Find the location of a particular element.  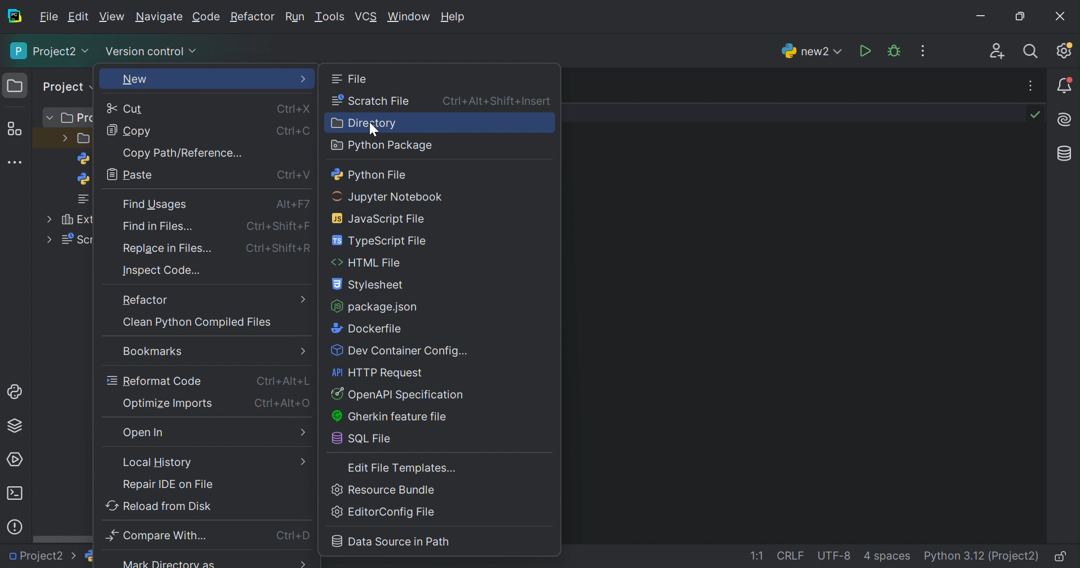

New is located at coordinates (133, 81).